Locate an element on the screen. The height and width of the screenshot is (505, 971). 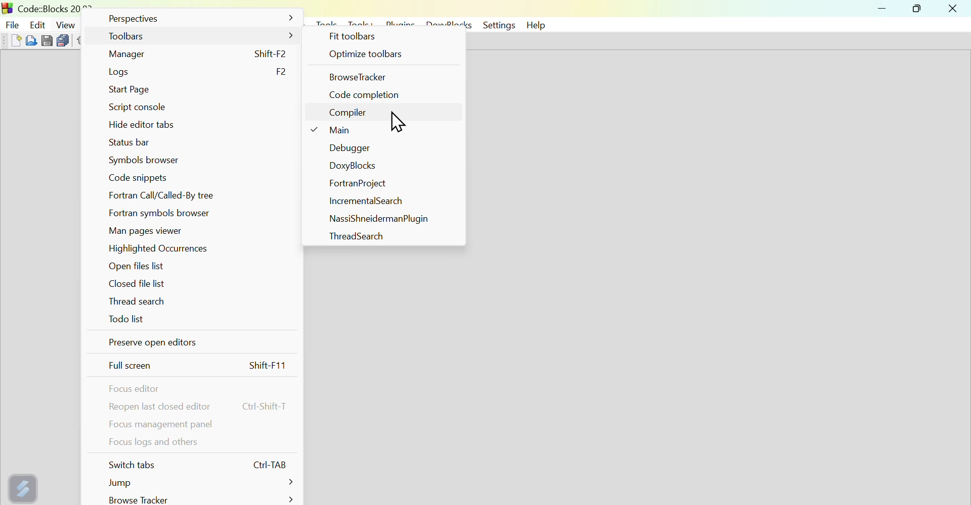
Fit toolbars is located at coordinates (355, 36).